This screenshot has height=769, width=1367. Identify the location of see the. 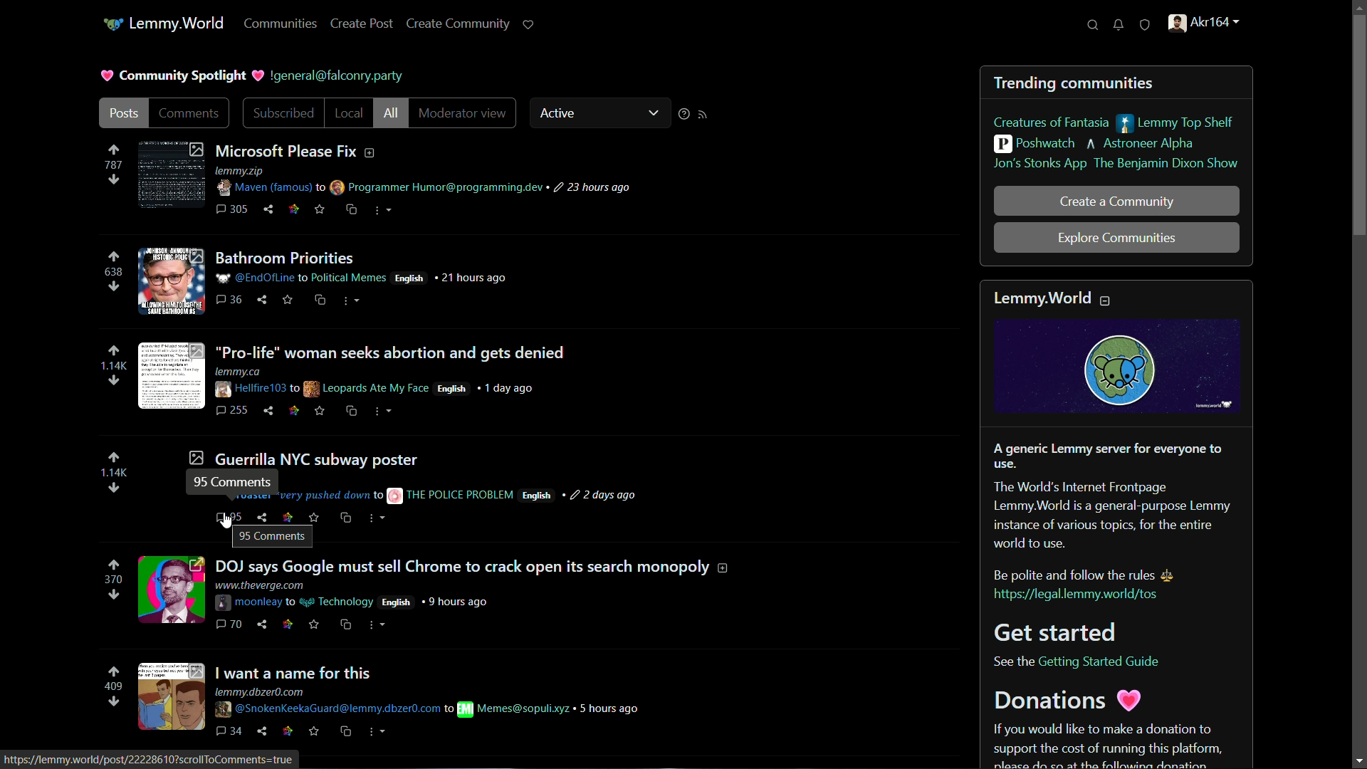
(1011, 661).